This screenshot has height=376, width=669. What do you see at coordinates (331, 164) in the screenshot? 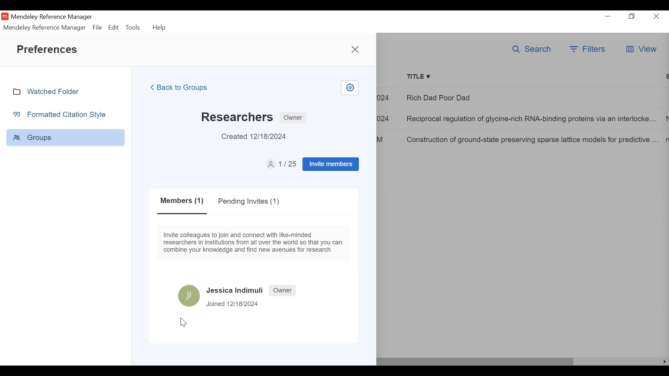
I see `Invite members` at bounding box center [331, 164].